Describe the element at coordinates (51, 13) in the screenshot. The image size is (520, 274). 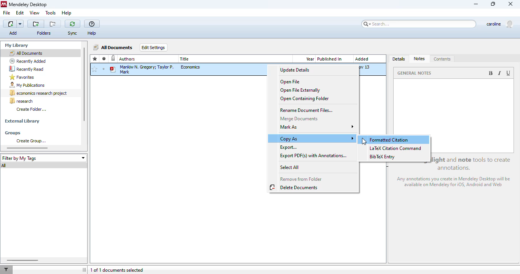
I see `tools` at that location.